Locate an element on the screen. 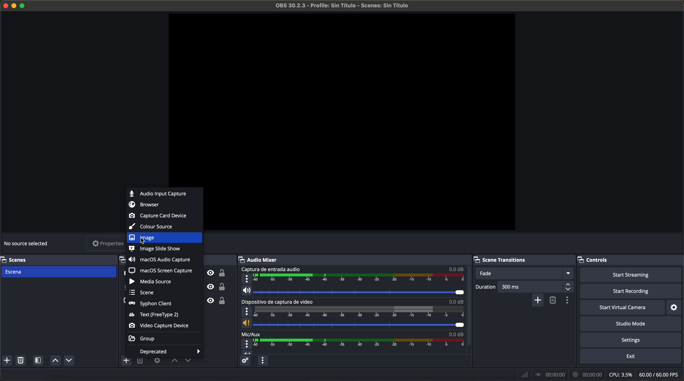  settings is located at coordinates (676, 307).